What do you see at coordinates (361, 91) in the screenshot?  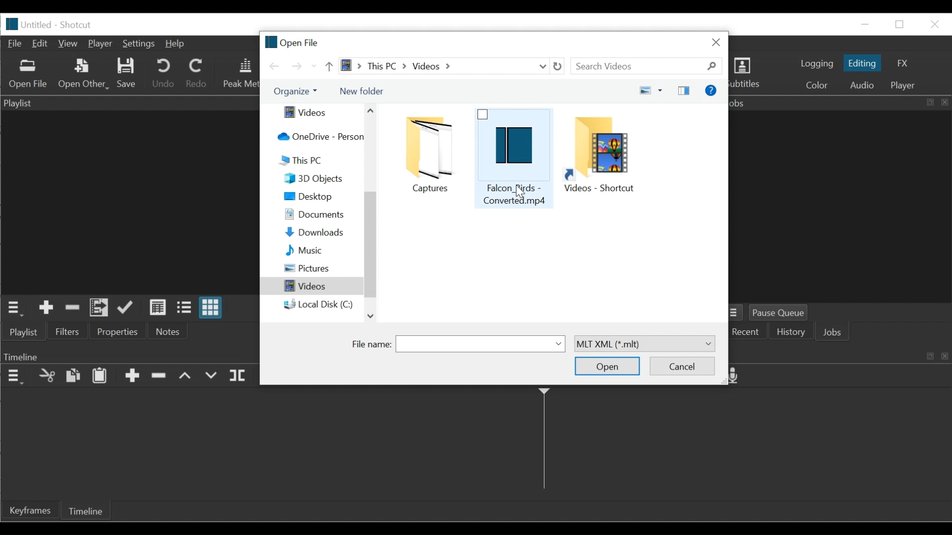 I see `New Folder` at bounding box center [361, 91].